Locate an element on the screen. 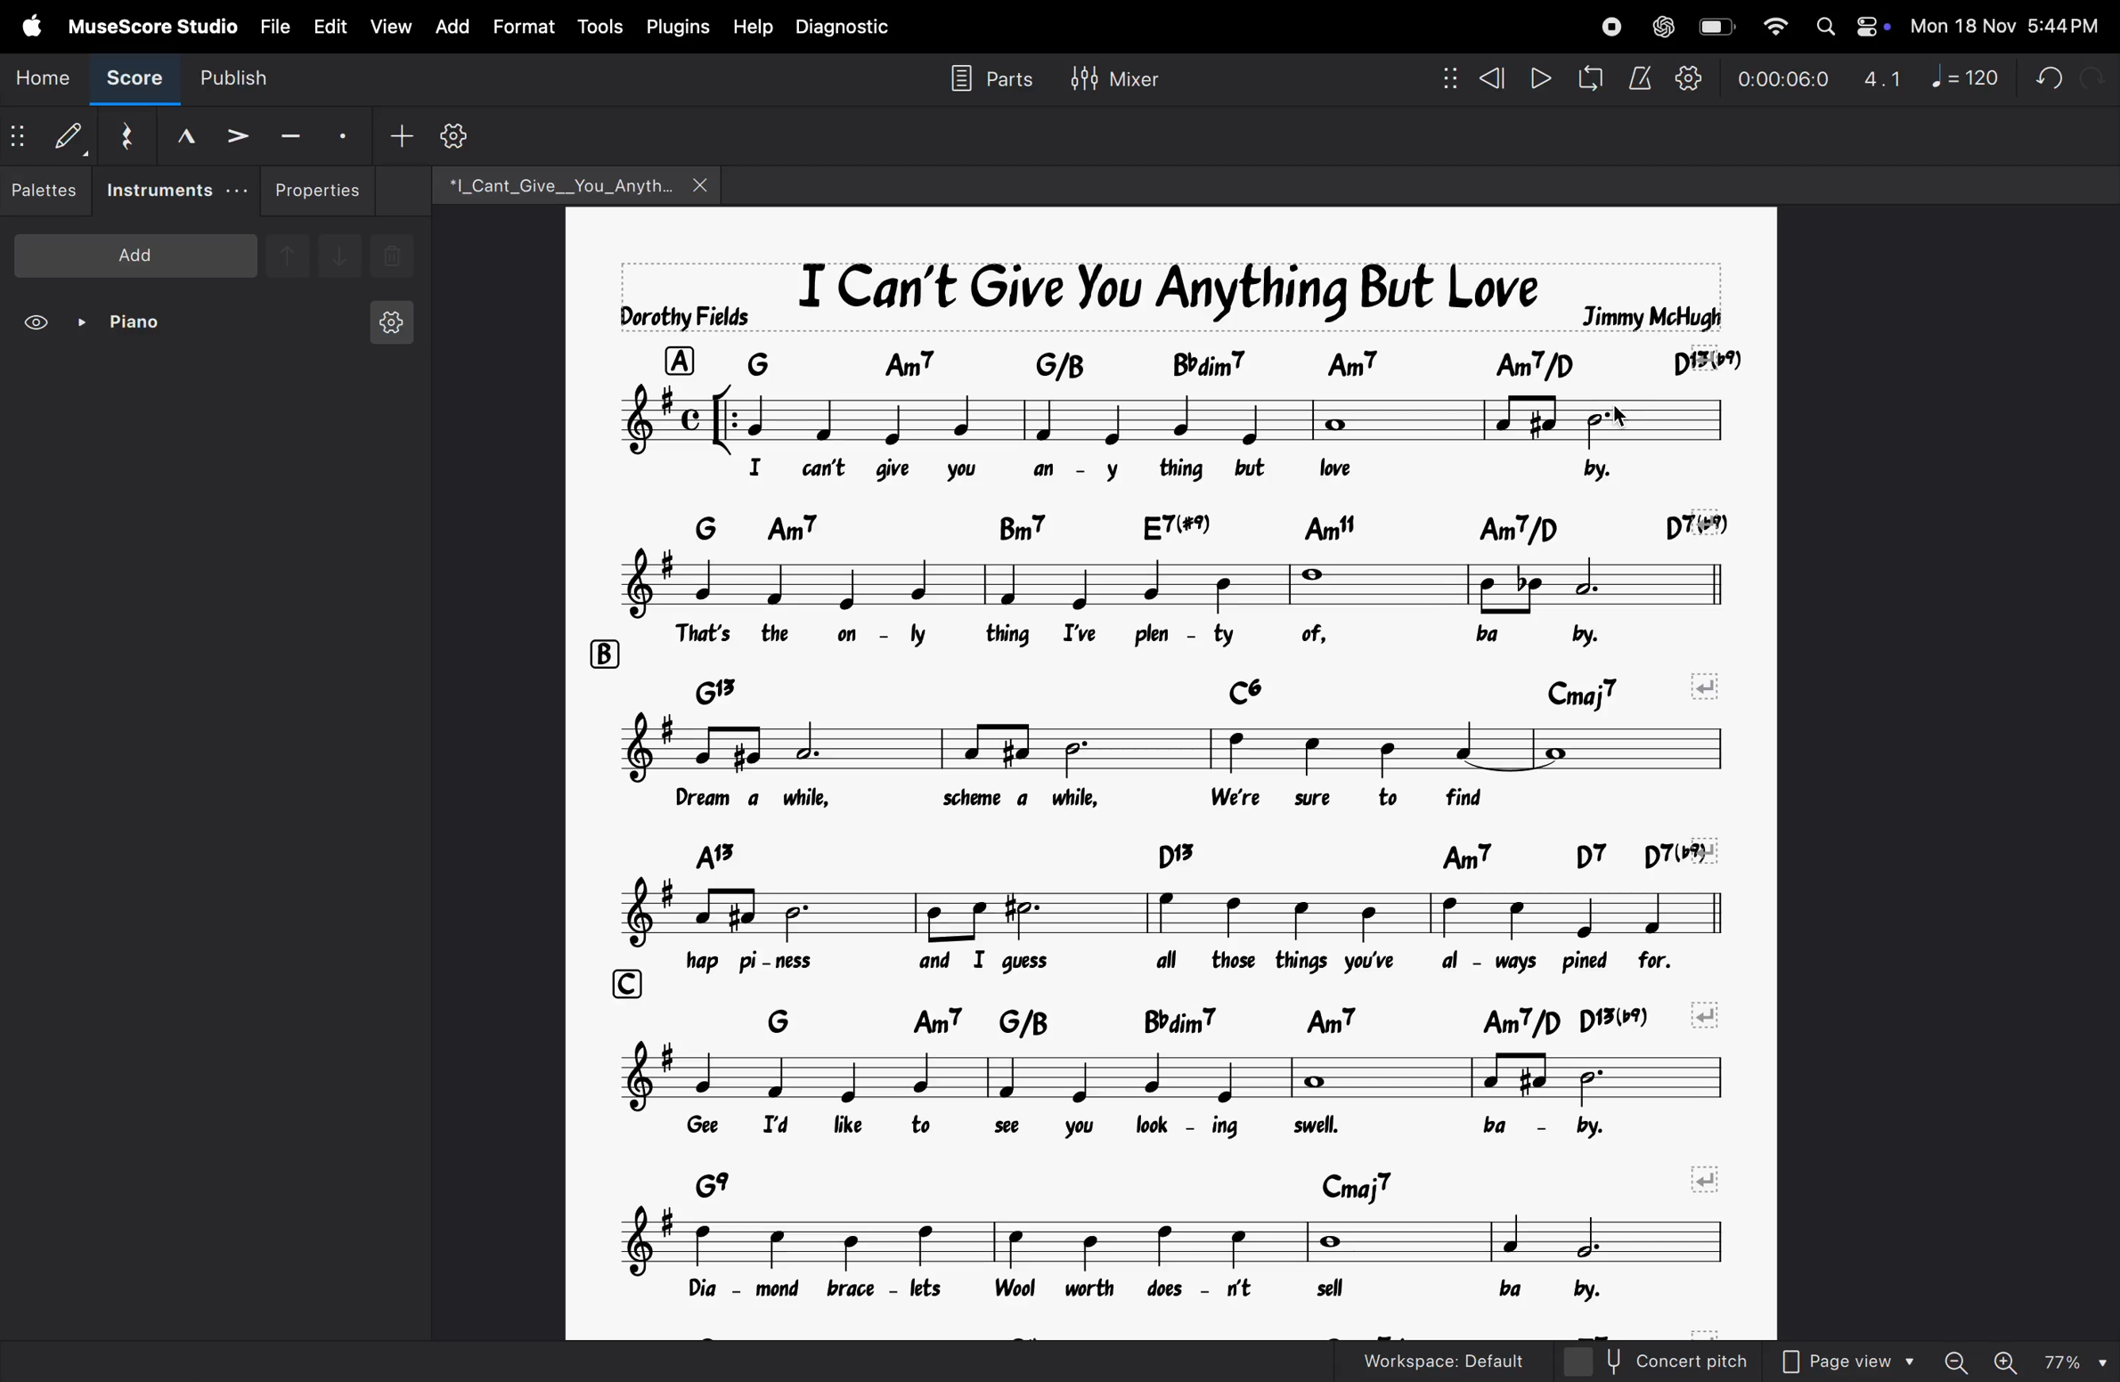 This screenshot has width=2120, height=1382. row is located at coordinates (689, 360).